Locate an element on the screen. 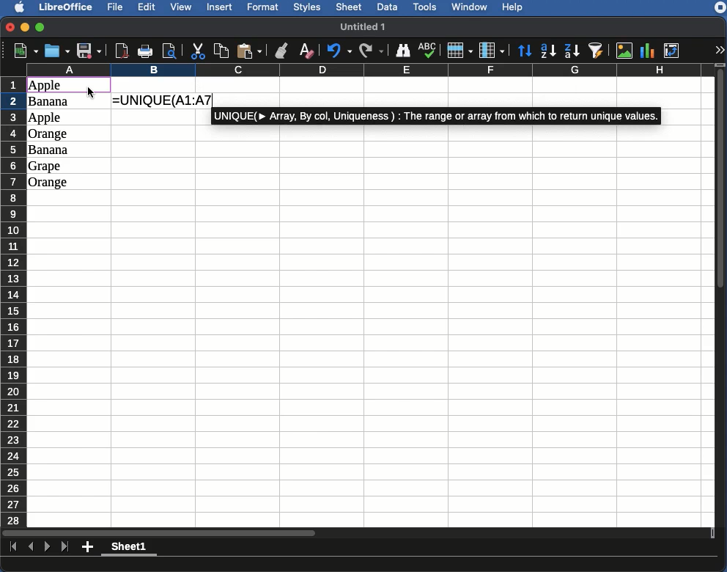 The width and height of the screenshot is (727, 572). untitled 1 is located at coordinates (369, 26).